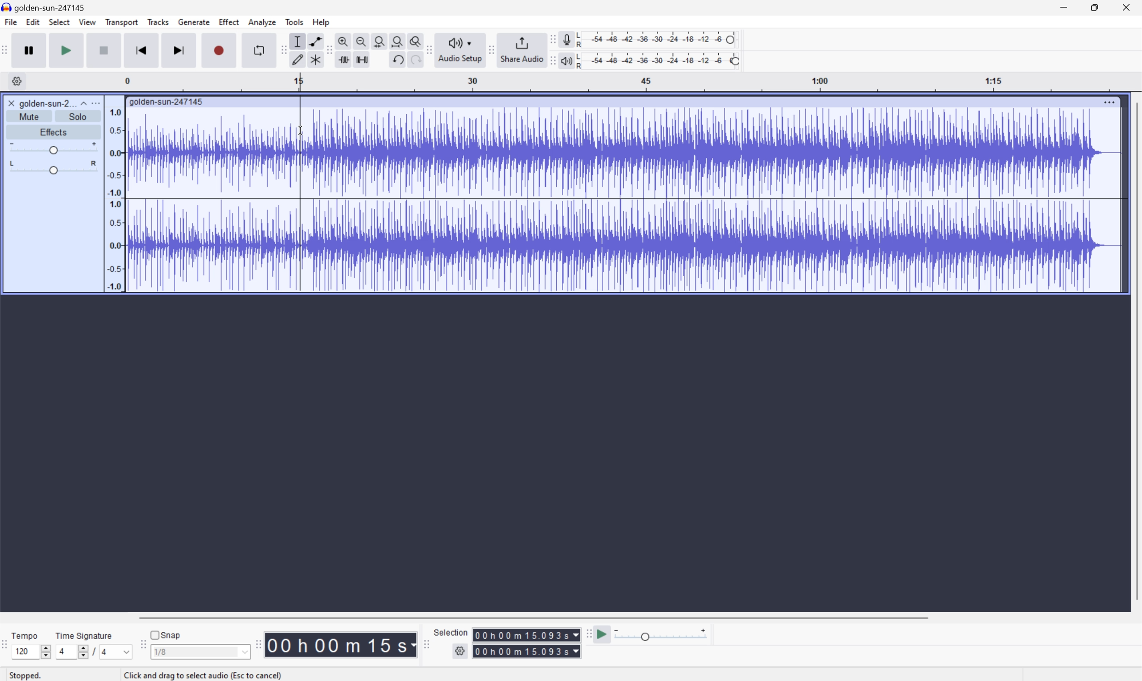 The width and height of the screenshot is (1142, 681). What do you see at coordinates (492, 49) in the screenshot?
I see `Audacity Share audio toolbar` at bounding box center [492, 49].